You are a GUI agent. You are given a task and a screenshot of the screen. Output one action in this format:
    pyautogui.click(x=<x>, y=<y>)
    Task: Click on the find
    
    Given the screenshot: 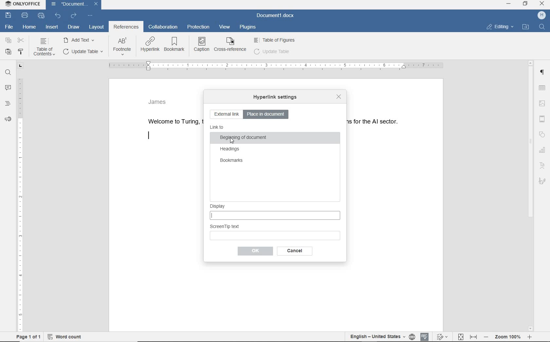 What is the action you would take?
    pyautogui.click(x=9, y=73)
    